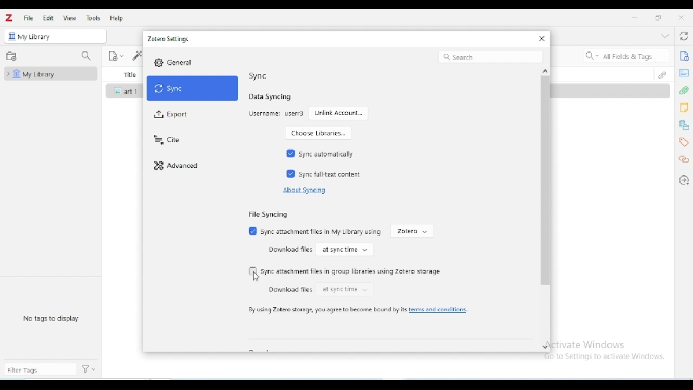 This screenshot has height=390, width=693. What do you see at coordinates (276, 114) in the screenshot?
I see `username: user3` at bounding box center [276, 114].